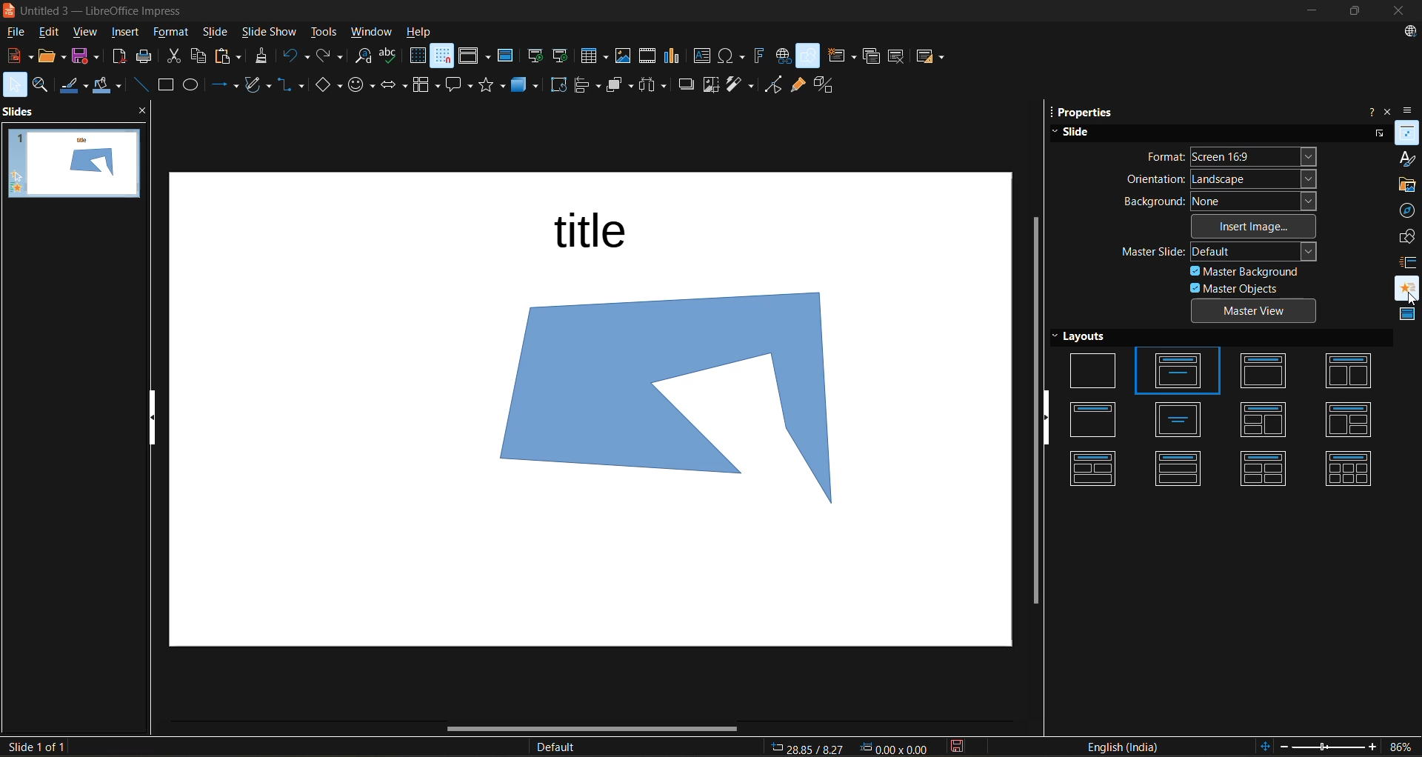  I want to click on find and replace, so click(363, 57).